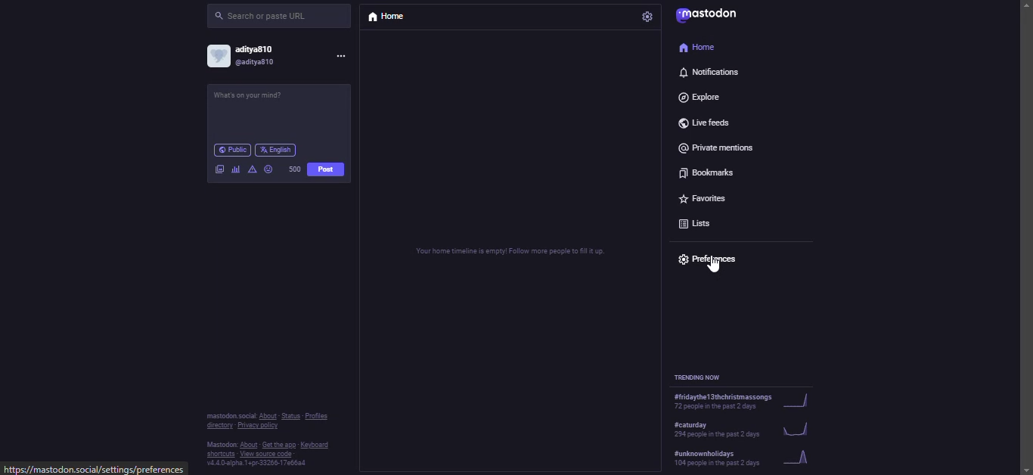  What do you see at coordinates (345, 56) in the screenshot?
I see `more` at bounding box center [345, 56].